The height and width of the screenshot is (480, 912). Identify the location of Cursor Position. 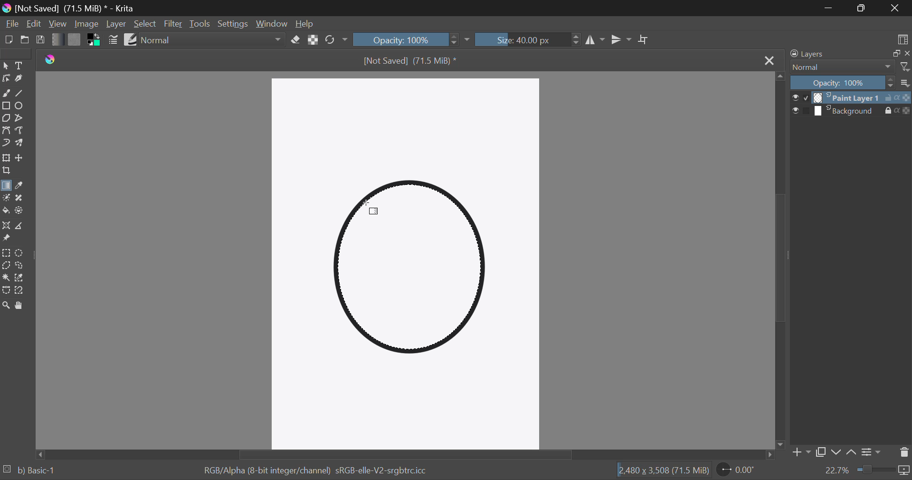
(372, 209).